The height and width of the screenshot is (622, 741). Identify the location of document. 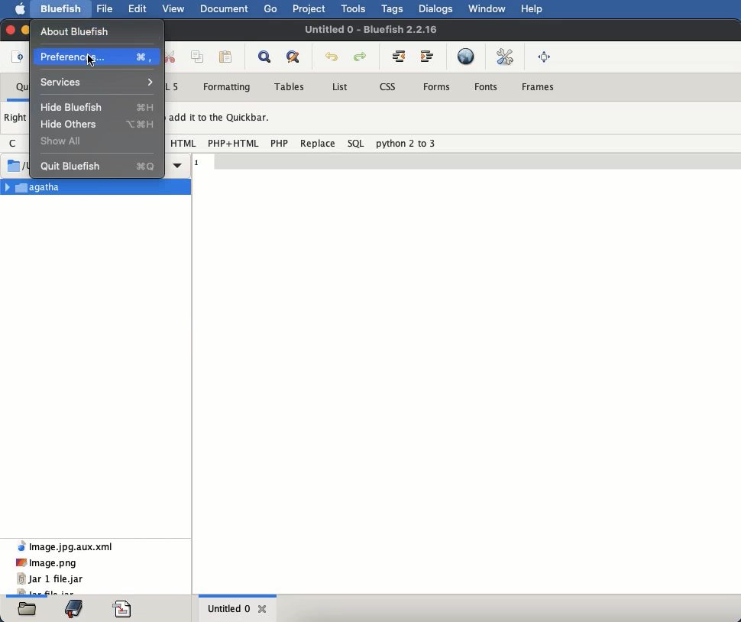
(225, 11).